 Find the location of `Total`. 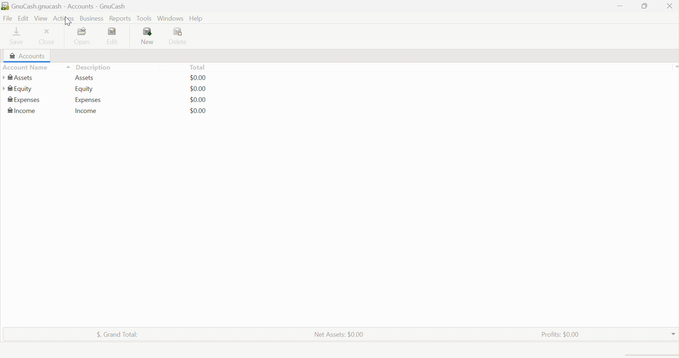

Total is located at coordinates (197, 67).